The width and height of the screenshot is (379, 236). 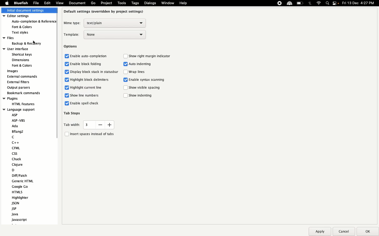 I want to click on Bluefish, so click(x=20, y=3).